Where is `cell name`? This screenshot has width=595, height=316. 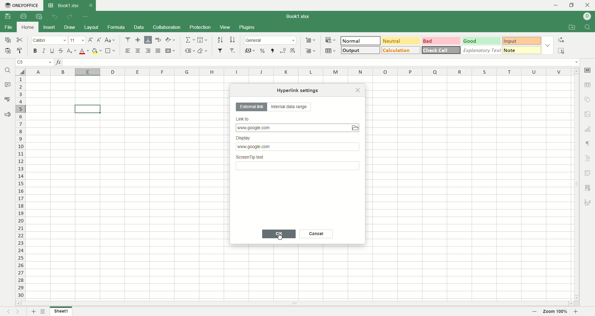 cell name is located at coordinates (34, 63).